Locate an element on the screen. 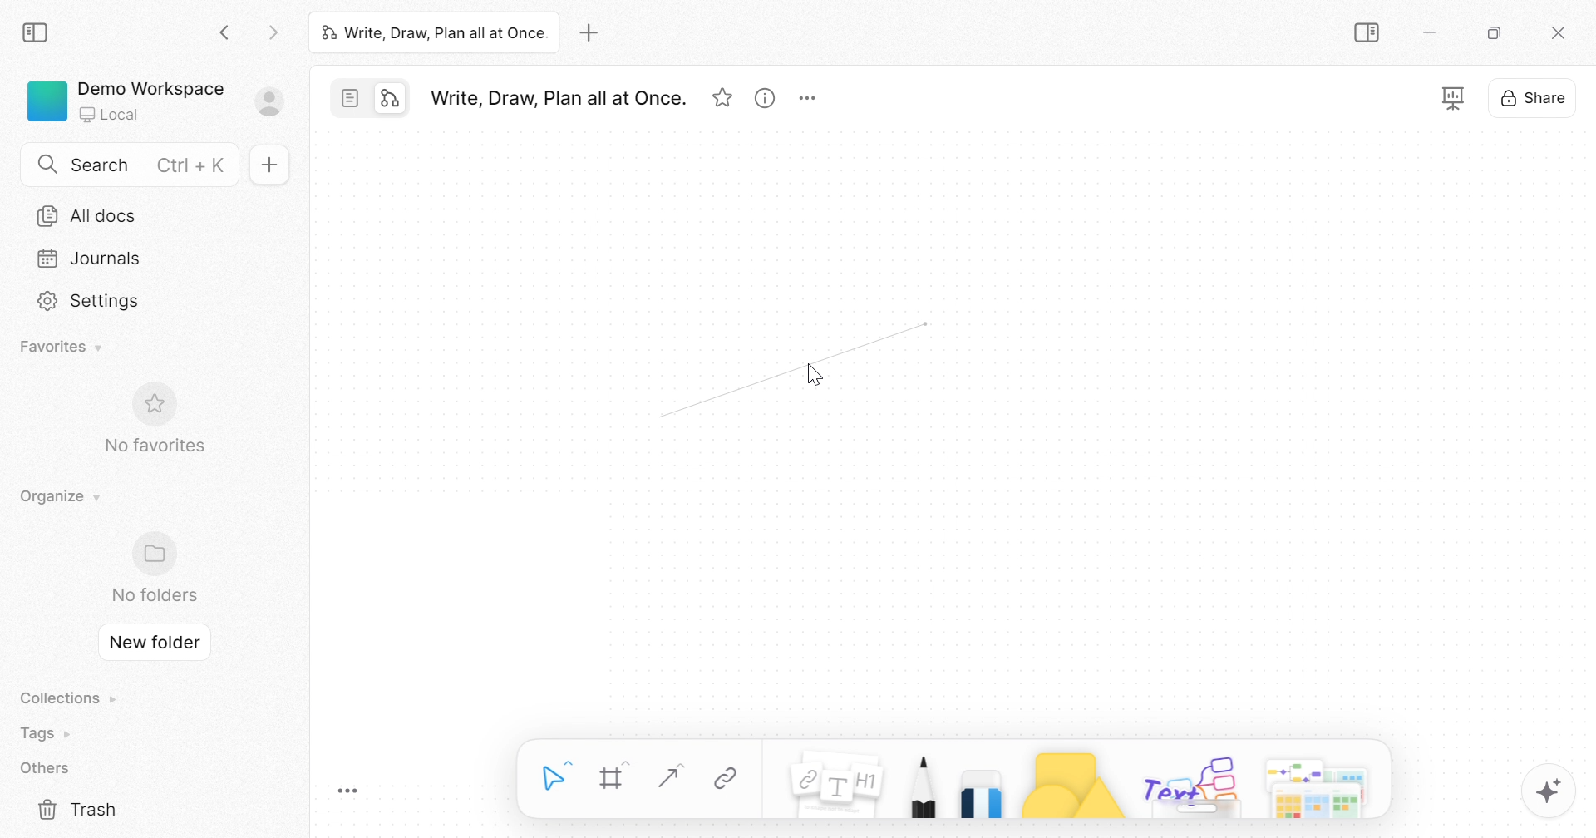 This screenshot has height=838, width=1596. Shape is located at coordinates (1071, 783).